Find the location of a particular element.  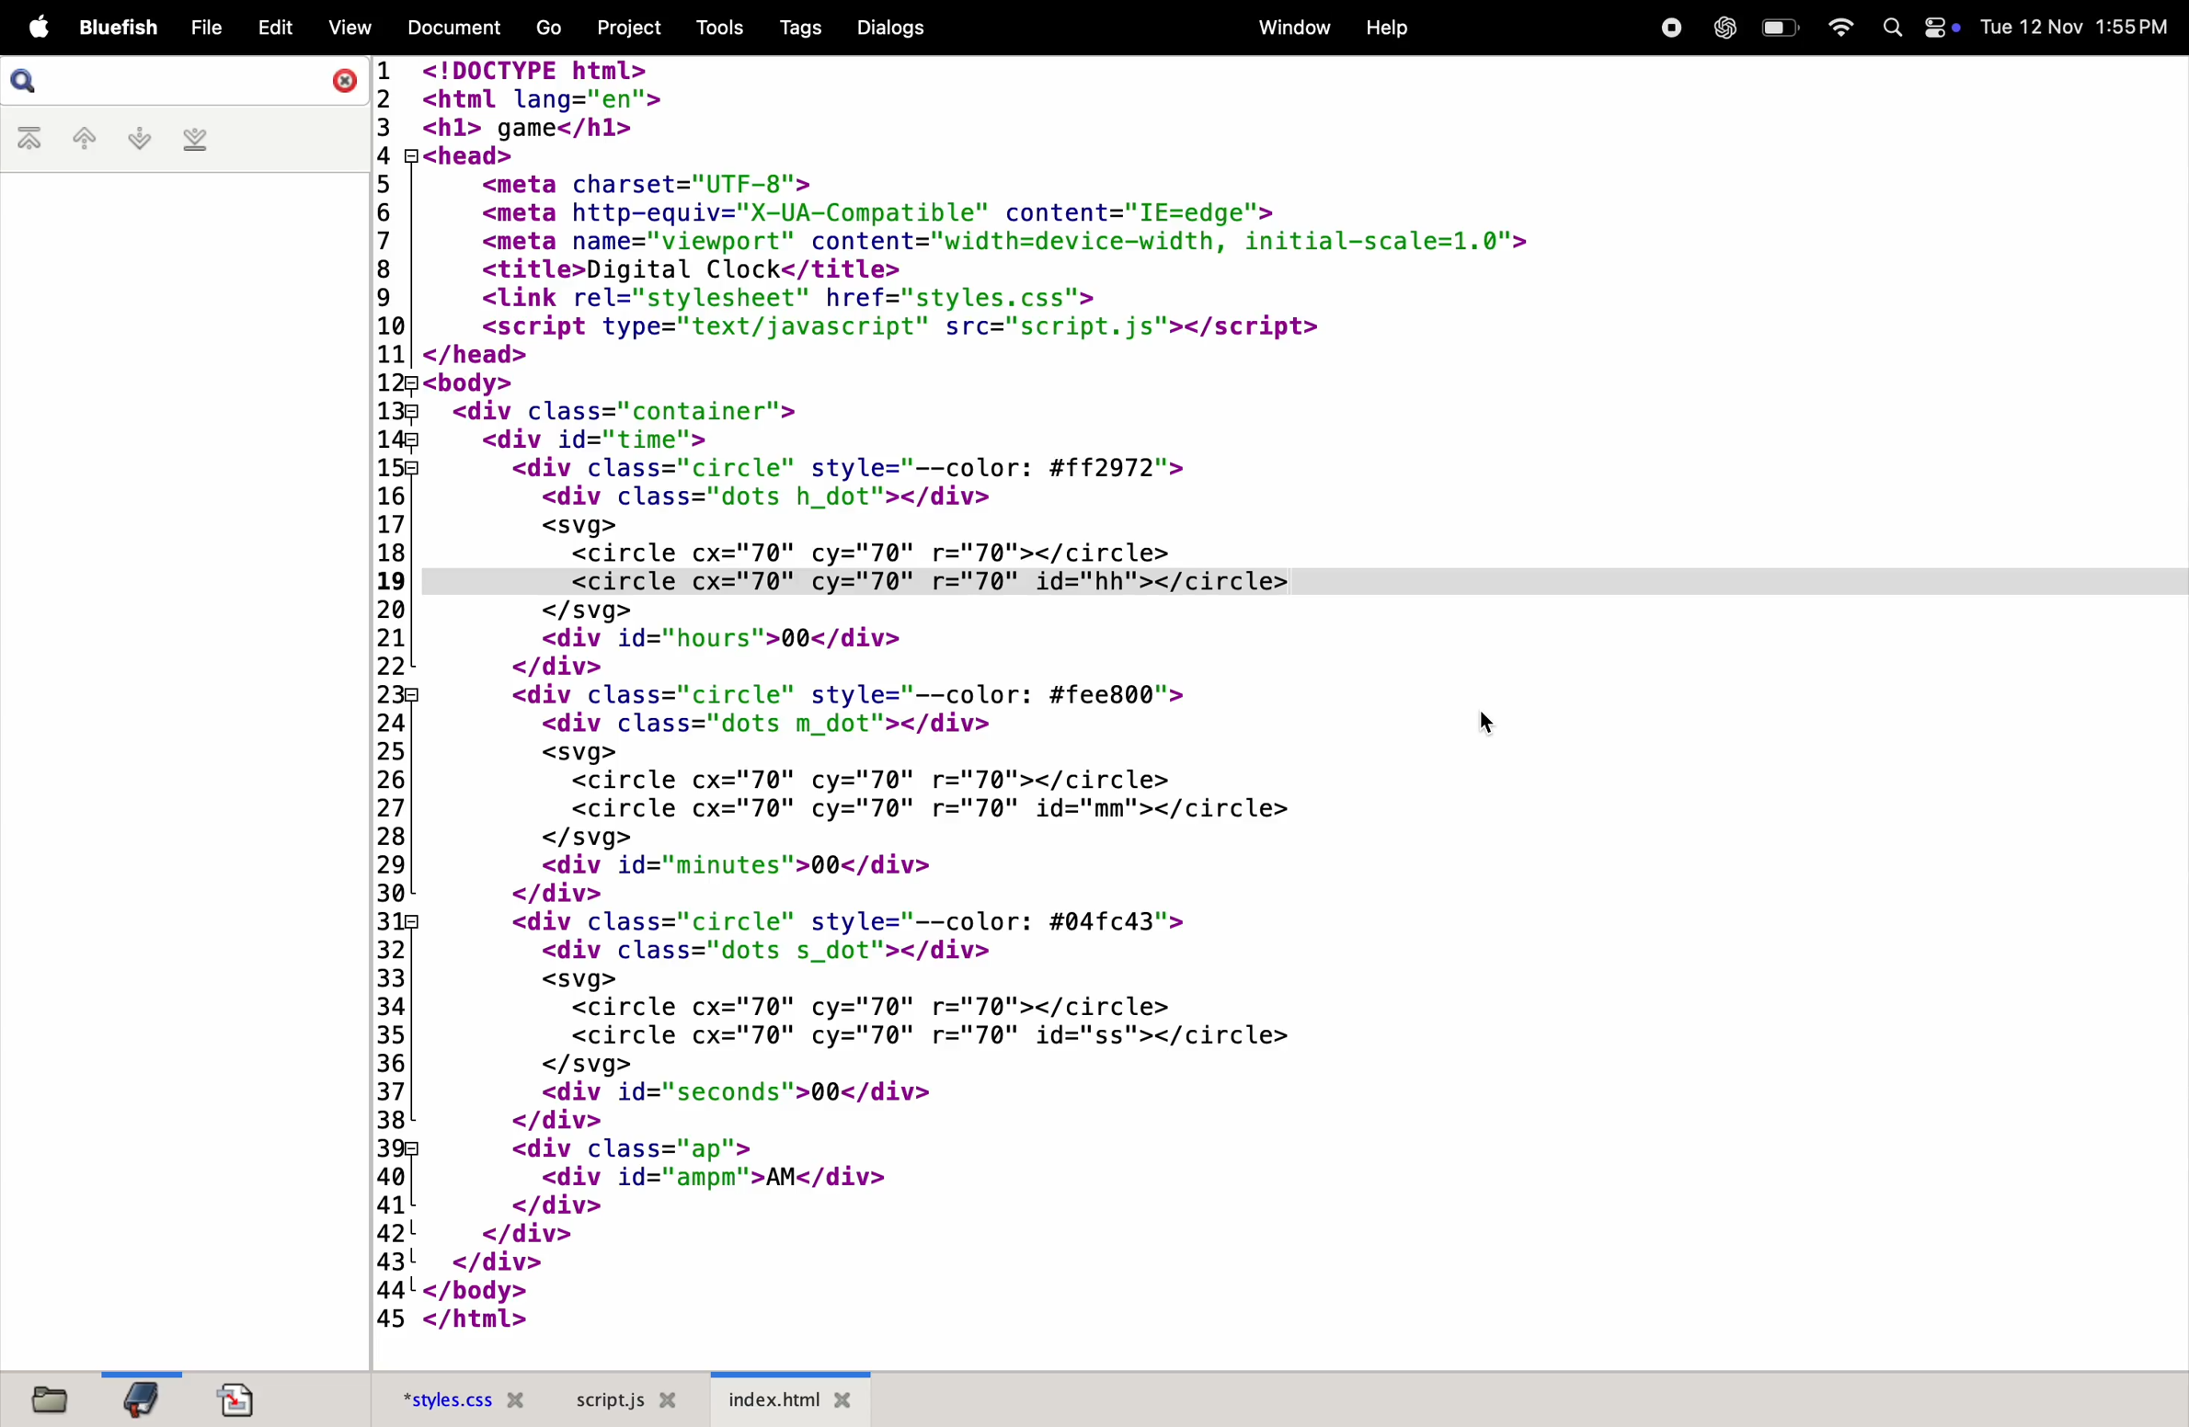

file is located at coordinates (203, 23).